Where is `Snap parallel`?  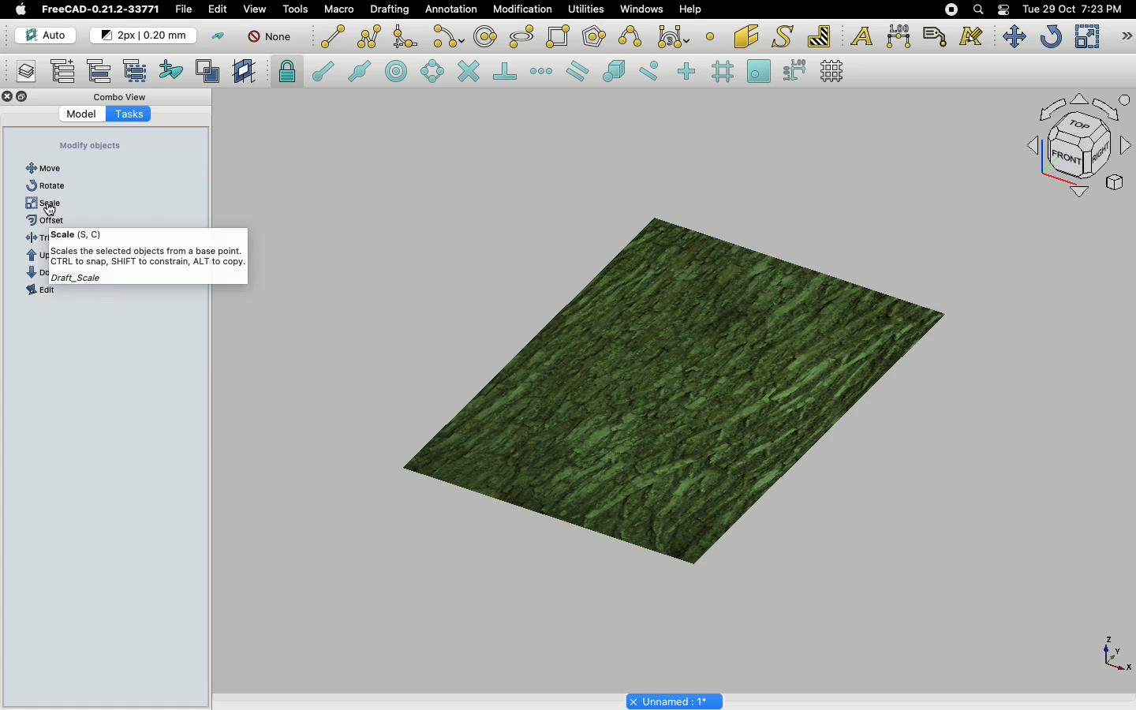
Snap parallel is located at coordinates (576, 71).